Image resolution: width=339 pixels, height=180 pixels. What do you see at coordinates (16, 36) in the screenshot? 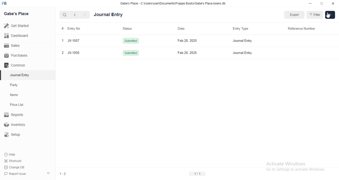
I see `Dashboard` at bounding box center [16, 36].